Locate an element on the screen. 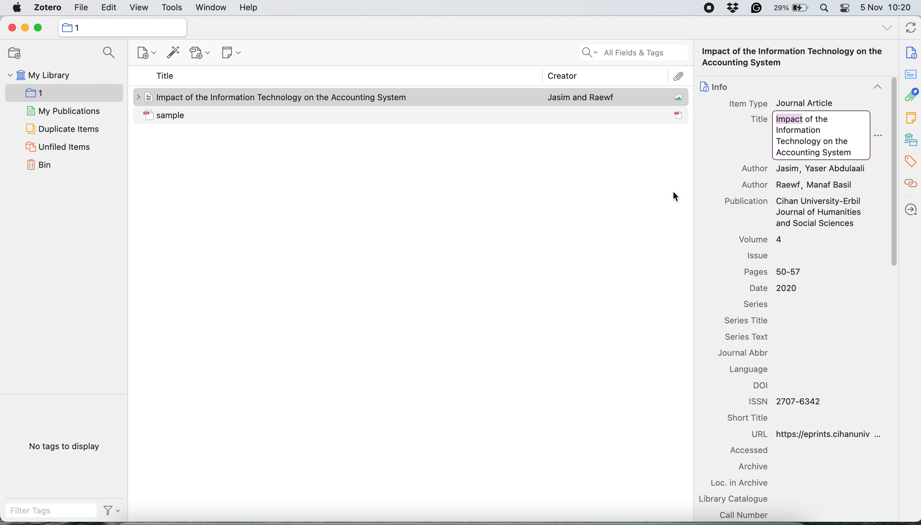 This screenshot has width=921, height=525. sample is located at coordinates (283, 114).